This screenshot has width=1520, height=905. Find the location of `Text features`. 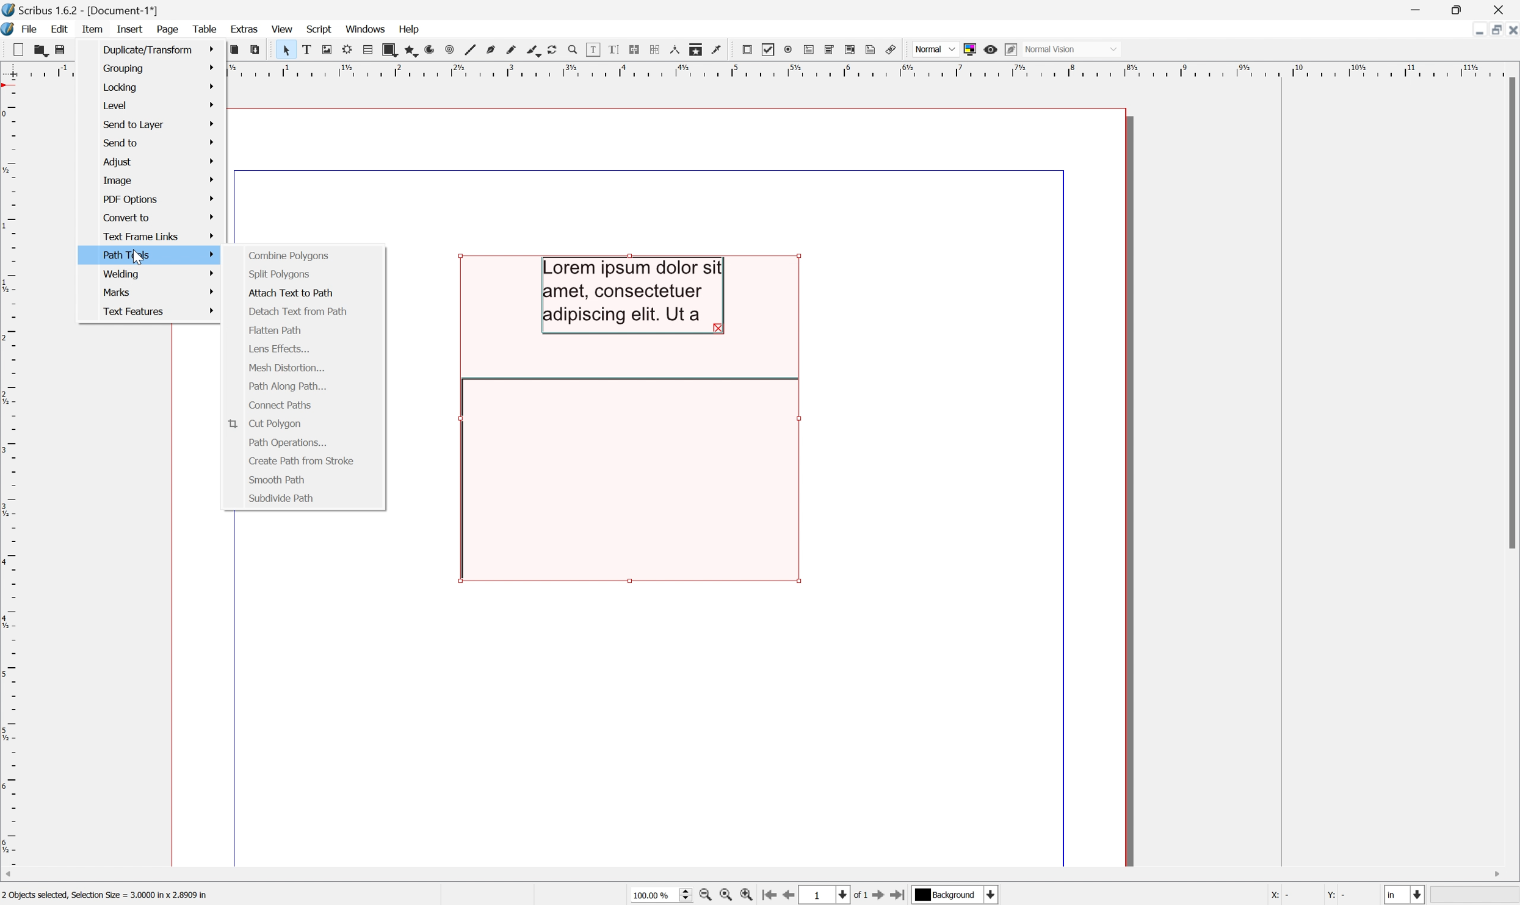

Text features is located at coordinates (159, 312).